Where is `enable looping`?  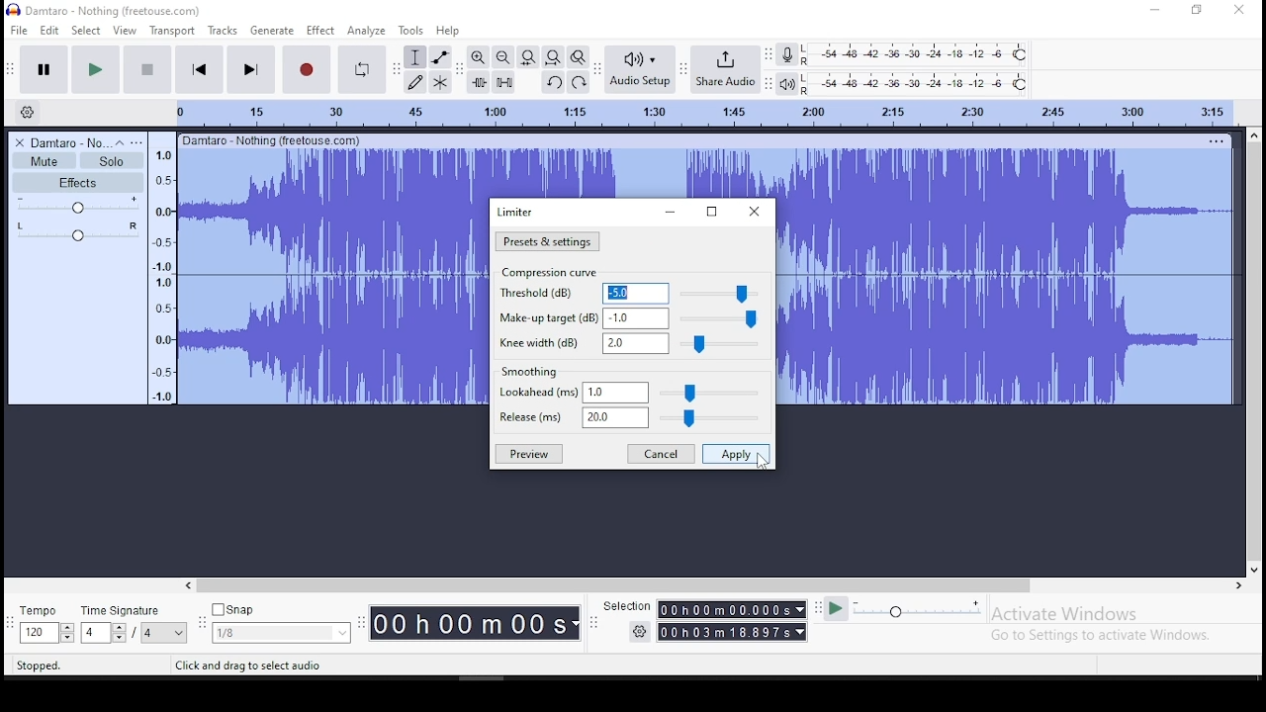 enable looping is located at coordinates (362, 70).